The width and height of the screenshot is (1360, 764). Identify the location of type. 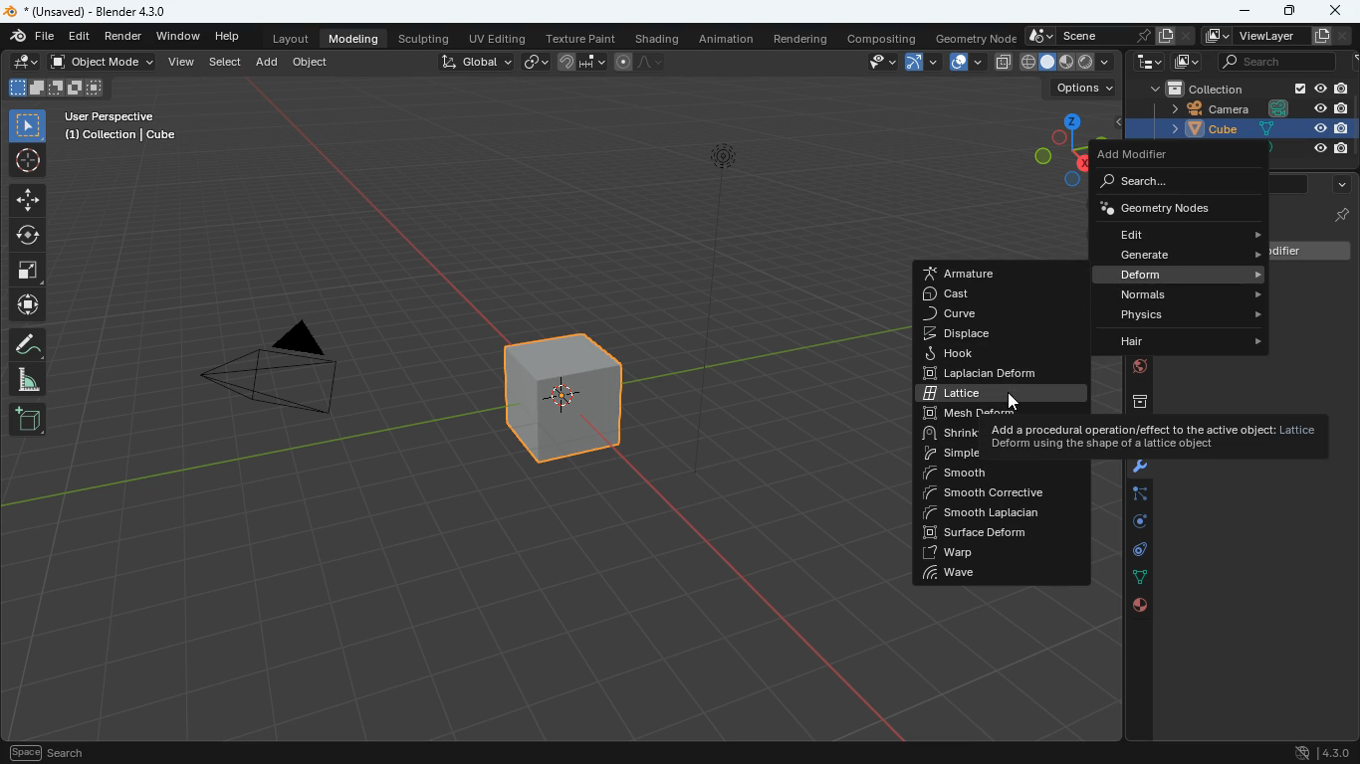
(1053, 63).